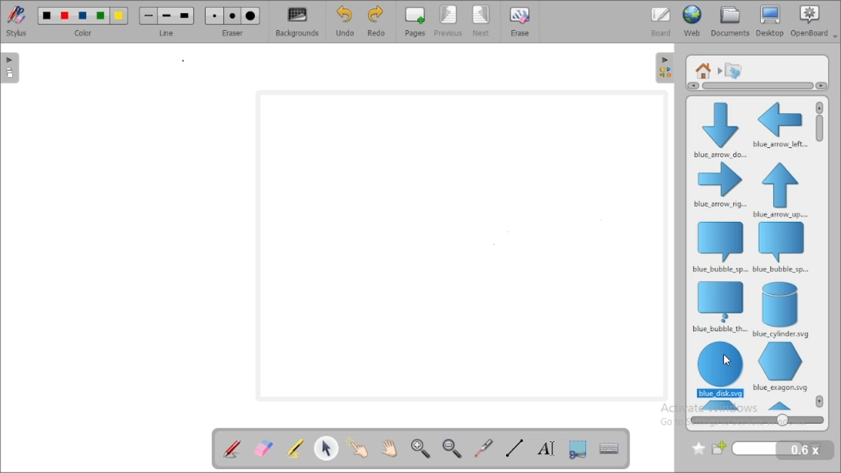  I want to click on stylus, so click(16, 21).